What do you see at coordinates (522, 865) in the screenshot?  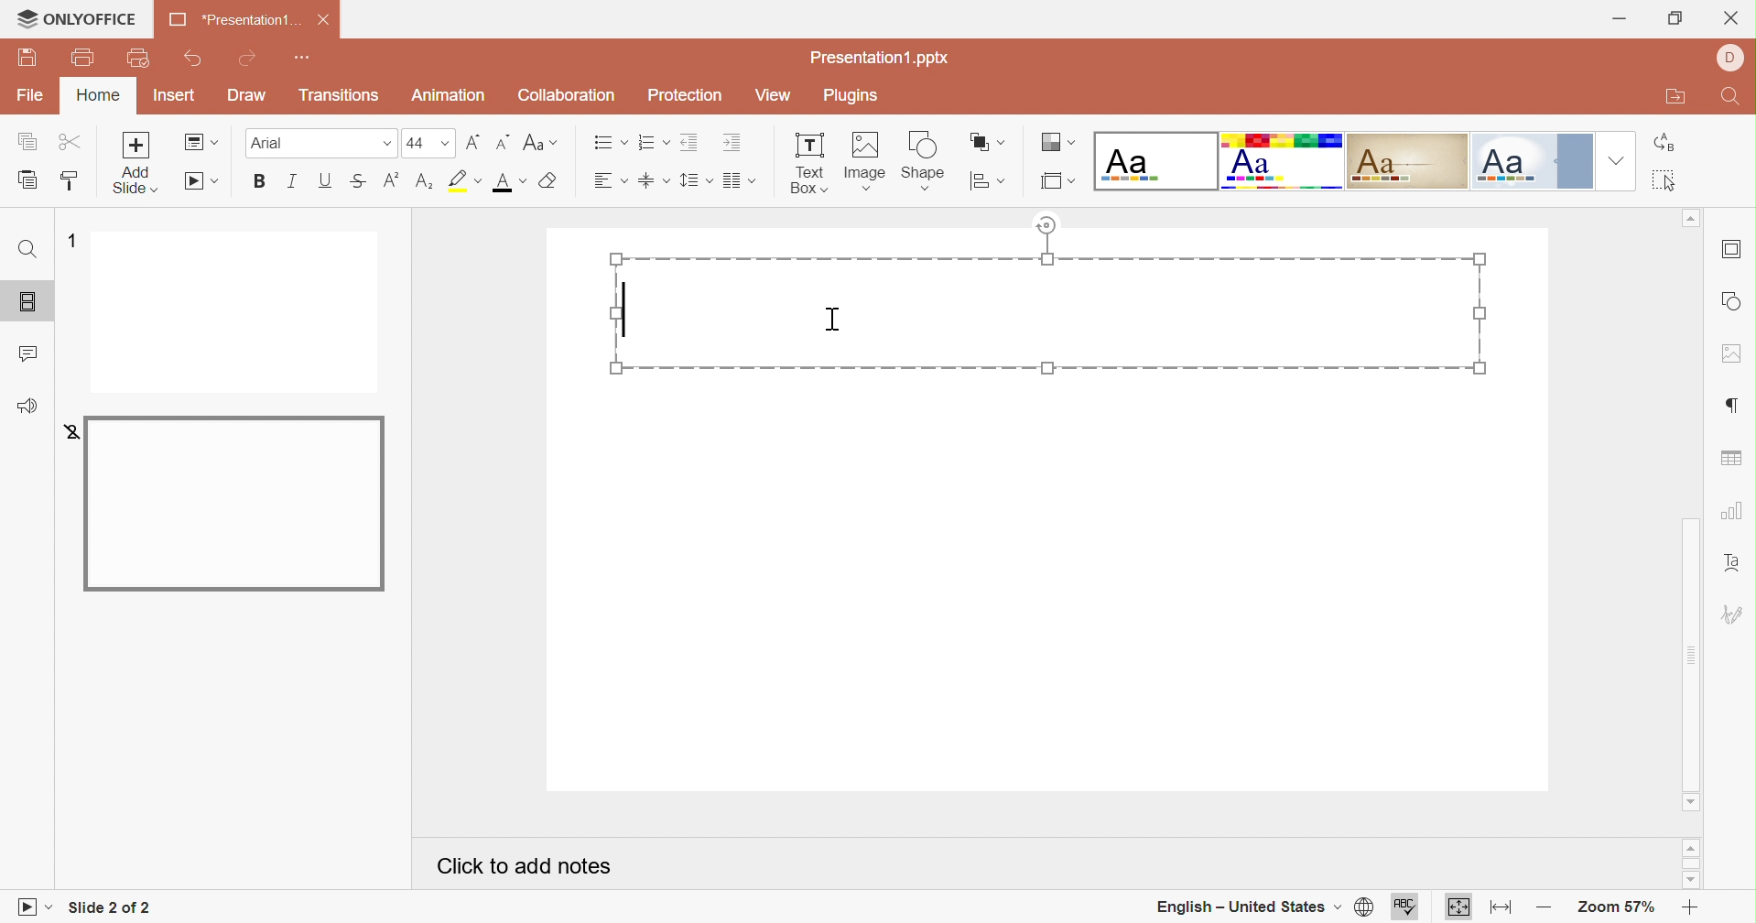 I see `Click to add notes` at bounding box center [522, 865].